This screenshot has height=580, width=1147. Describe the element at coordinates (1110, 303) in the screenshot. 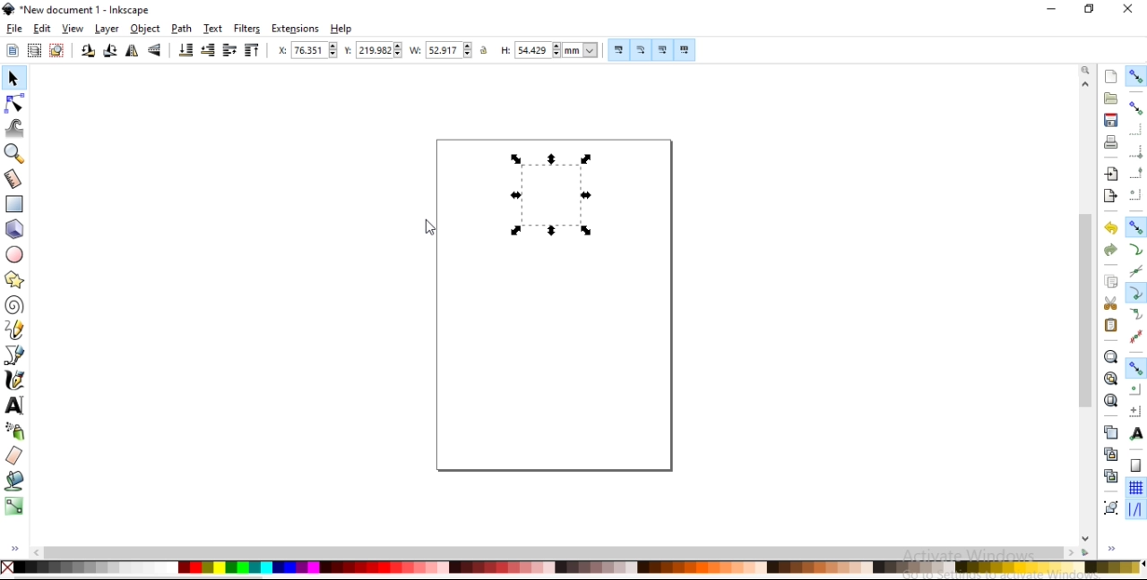

I see `cut` at that location.